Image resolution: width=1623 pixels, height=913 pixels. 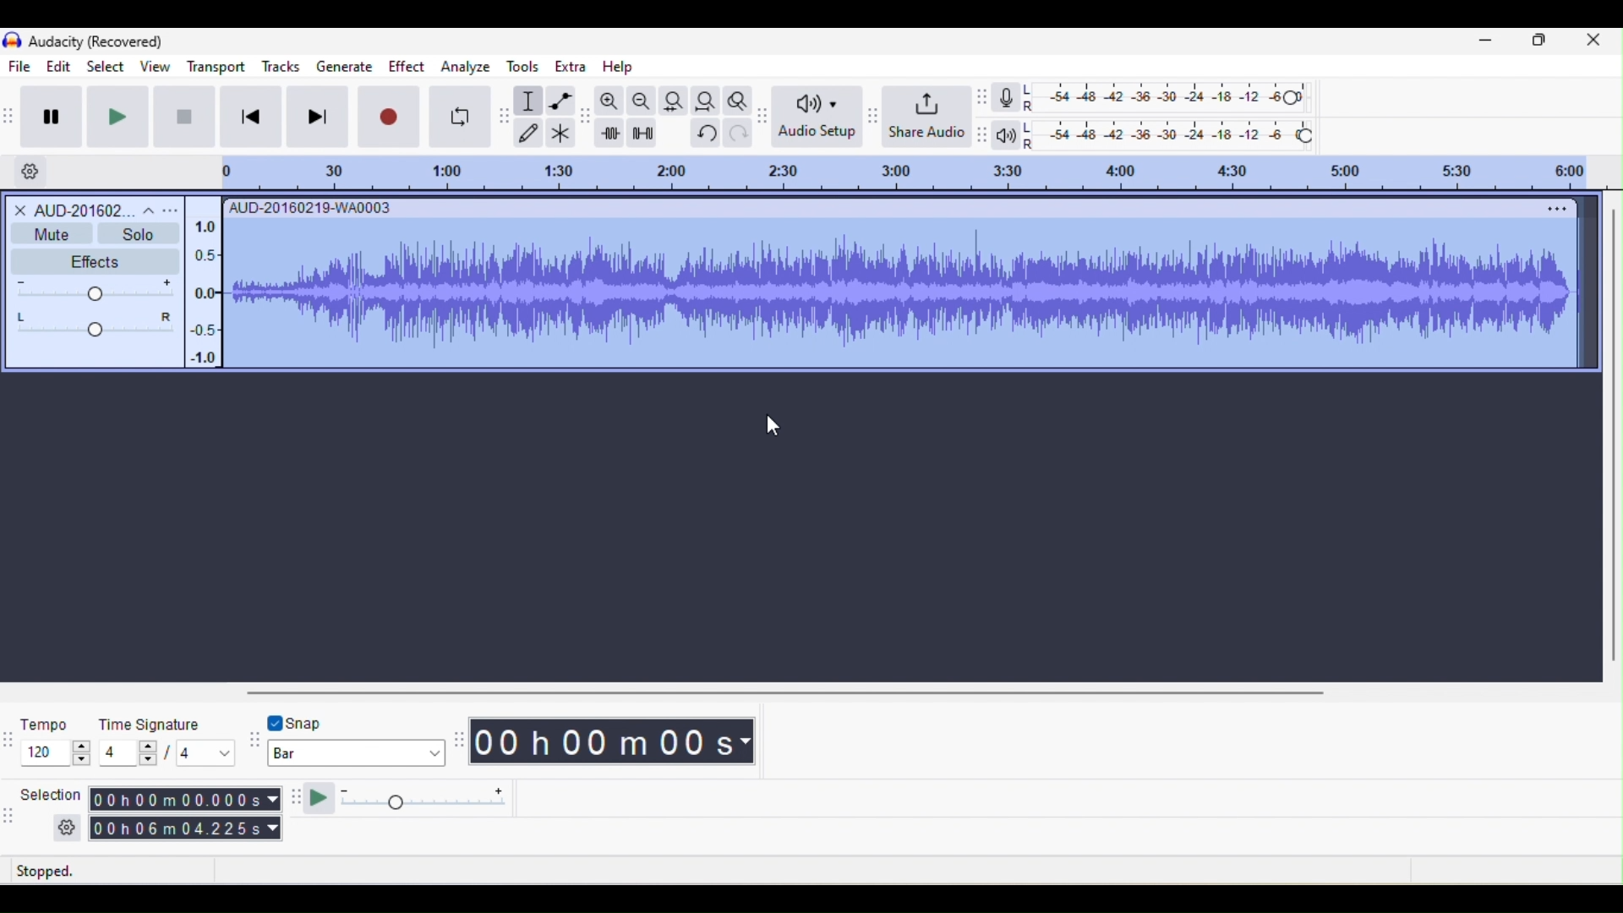 I want to click on icon, so click(x=11, y=41).